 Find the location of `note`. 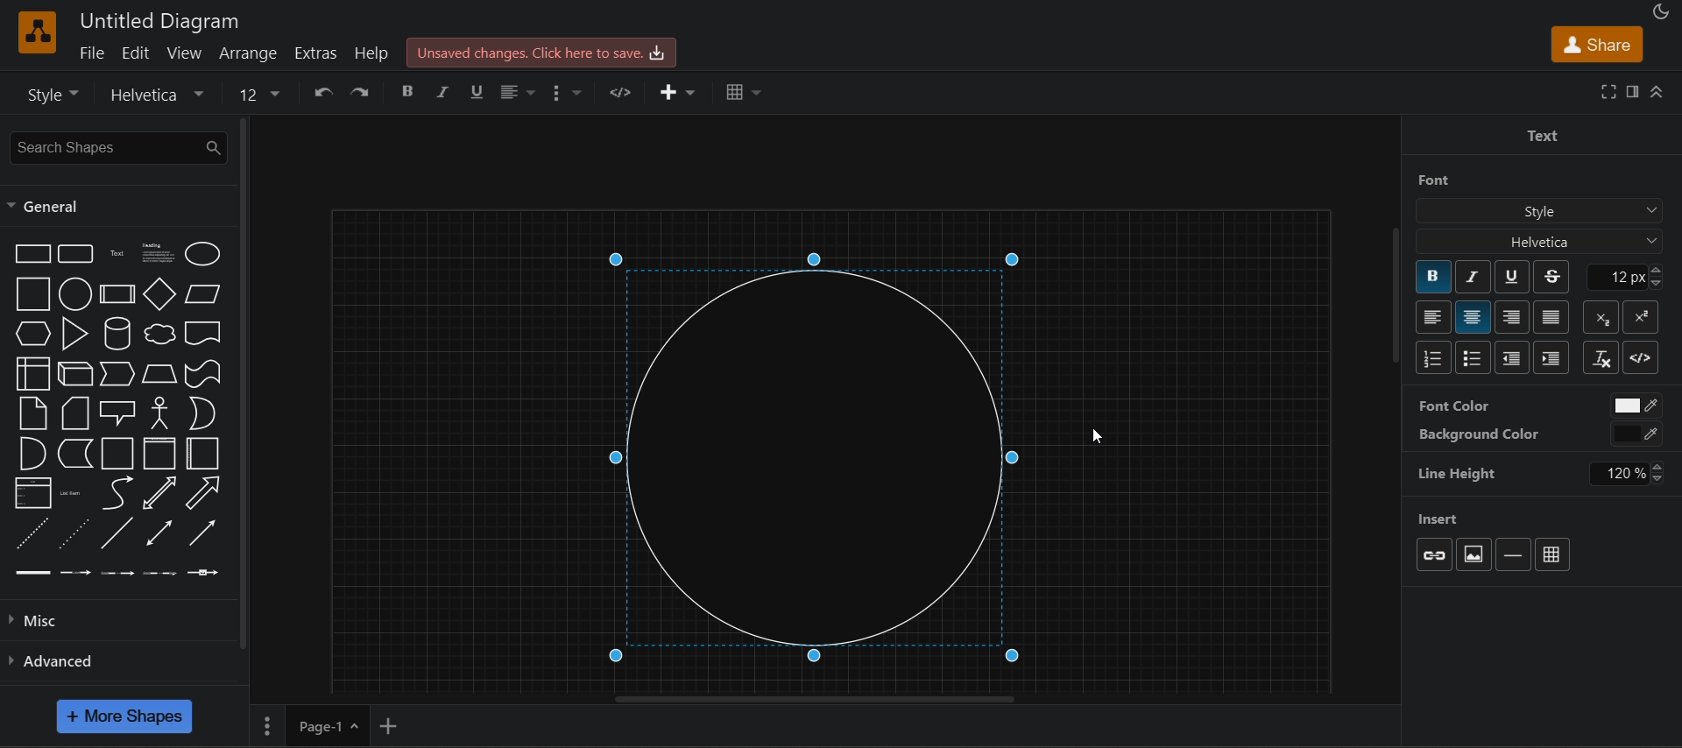

note is located at coordinates (32, 413).